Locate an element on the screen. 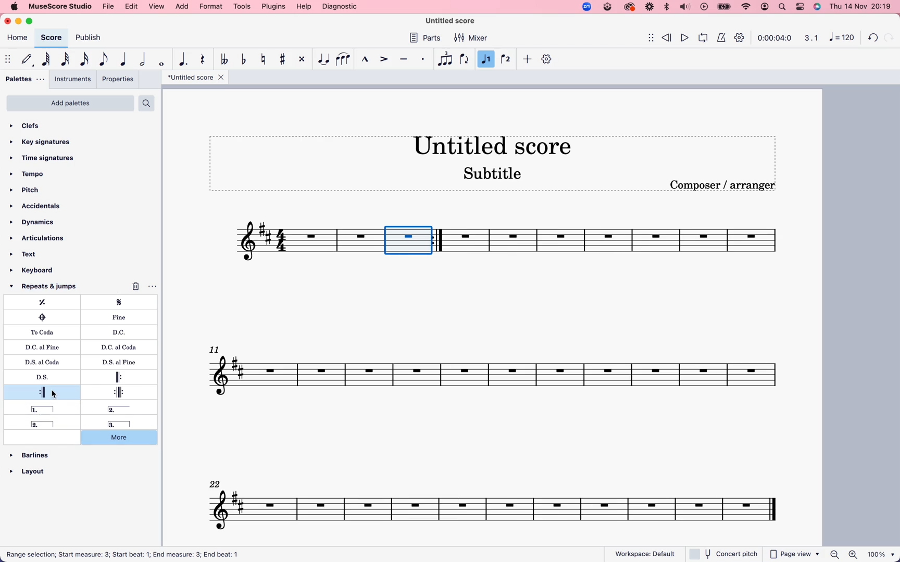  Range selection; Start measure: 3; Start beat: 1; End measure: 3; End beat: 1 is located at coordinates (130, 553).